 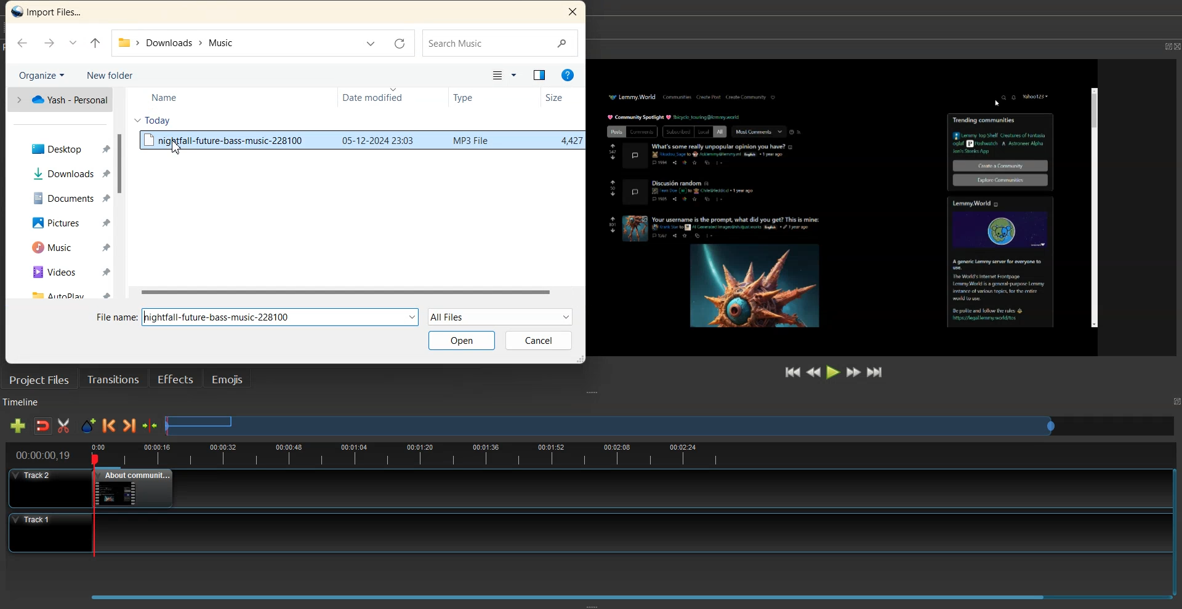 What do you see at coordinates (65, 426) in the screenshot?
I see `Razor Track` at bounding box center [65, 426].